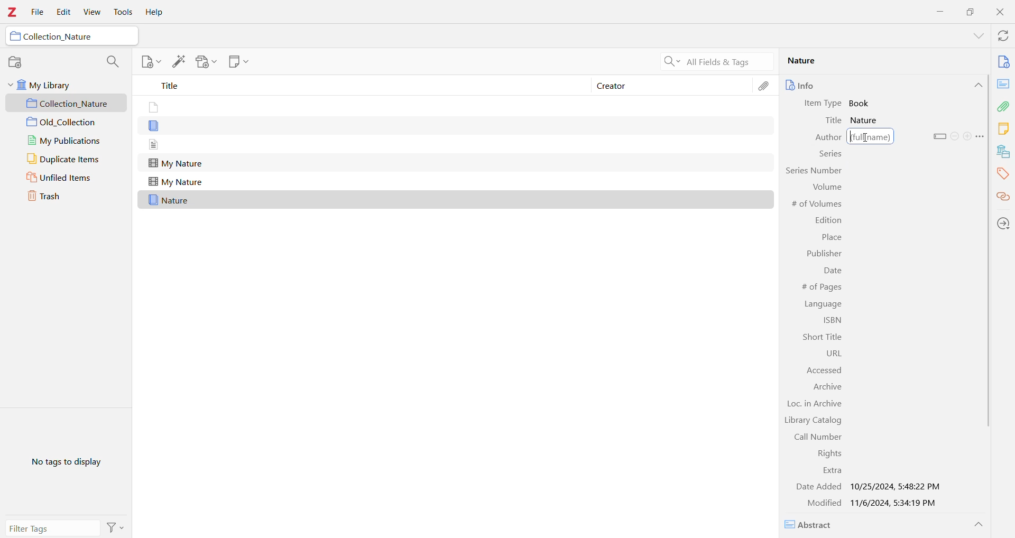 Image resolution: width=1015 pixels, height=538 pixels. I want to click on Series Number, so click(813, 170).